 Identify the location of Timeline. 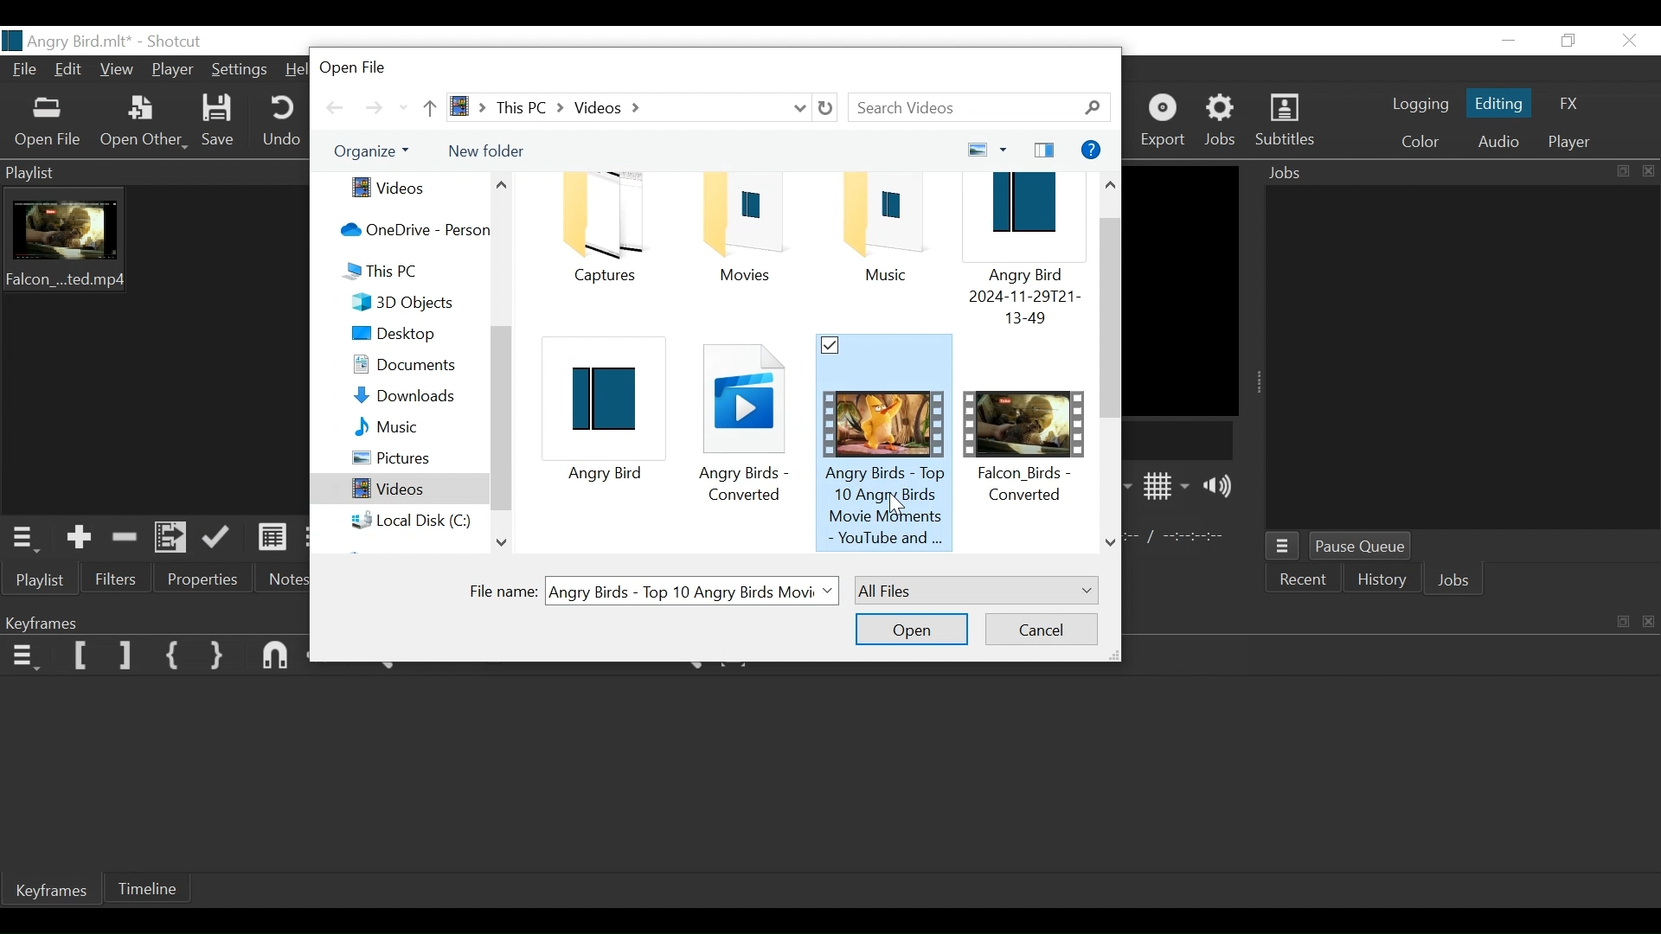
(148, 888).